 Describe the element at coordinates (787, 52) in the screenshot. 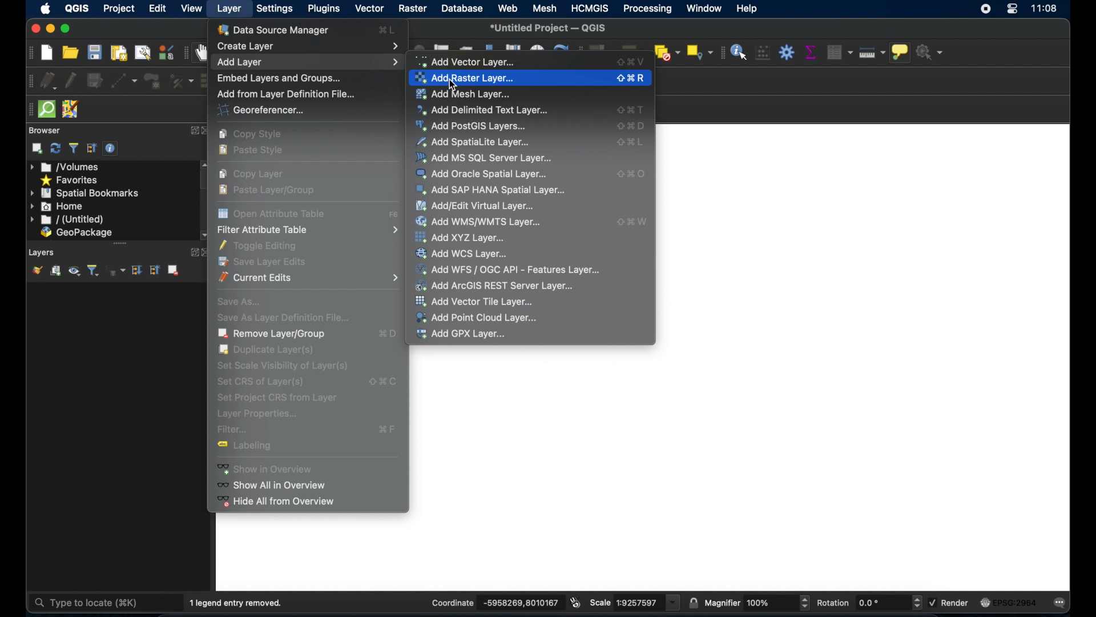

I see `toolbox` at that location.